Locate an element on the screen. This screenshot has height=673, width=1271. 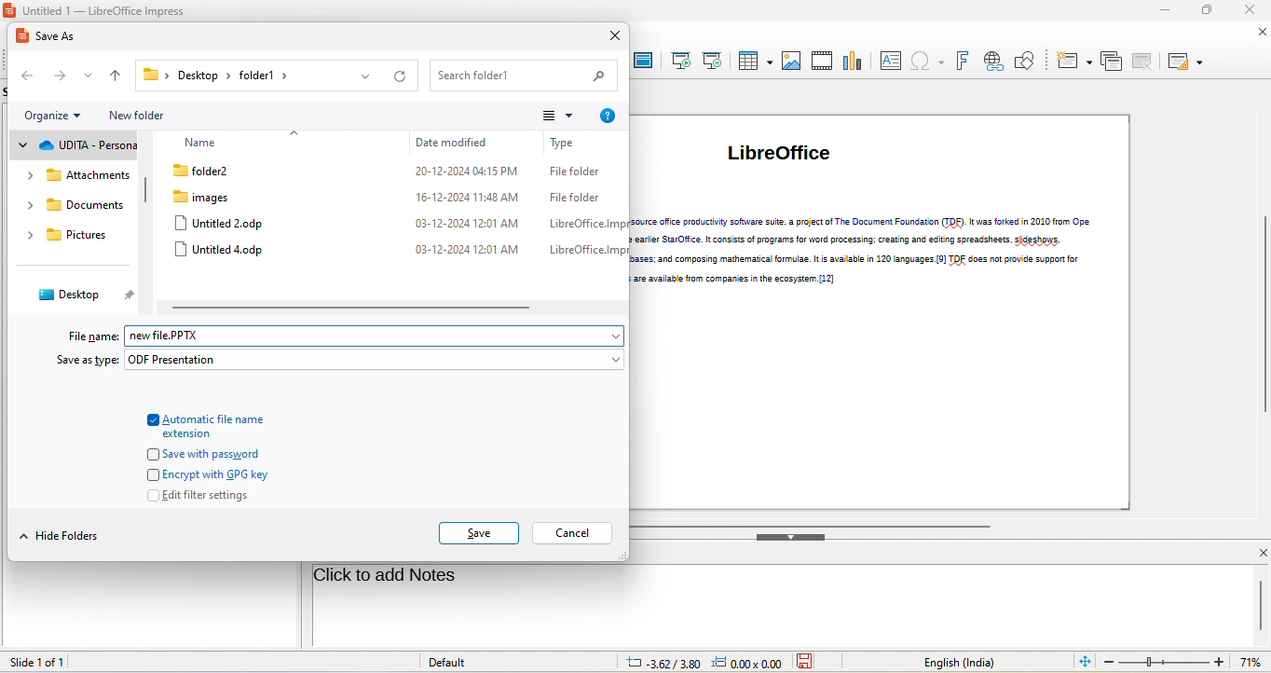
odf presentation is located at coordinates (377, 361).